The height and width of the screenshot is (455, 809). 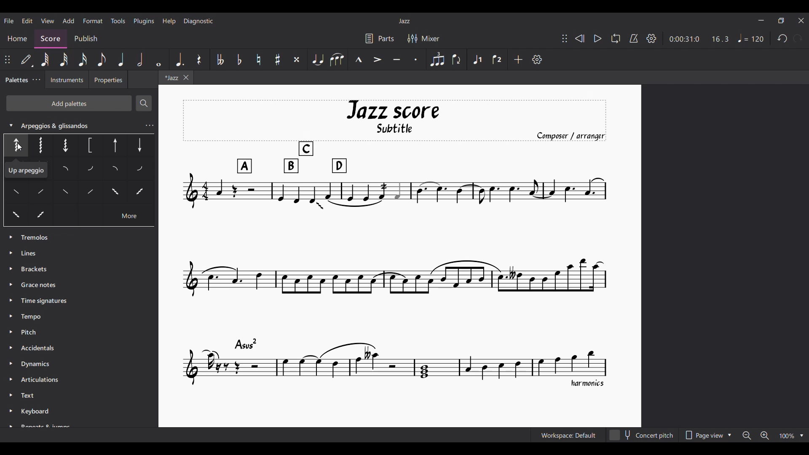 I want to click on Undo, so click(x=782, y=38).